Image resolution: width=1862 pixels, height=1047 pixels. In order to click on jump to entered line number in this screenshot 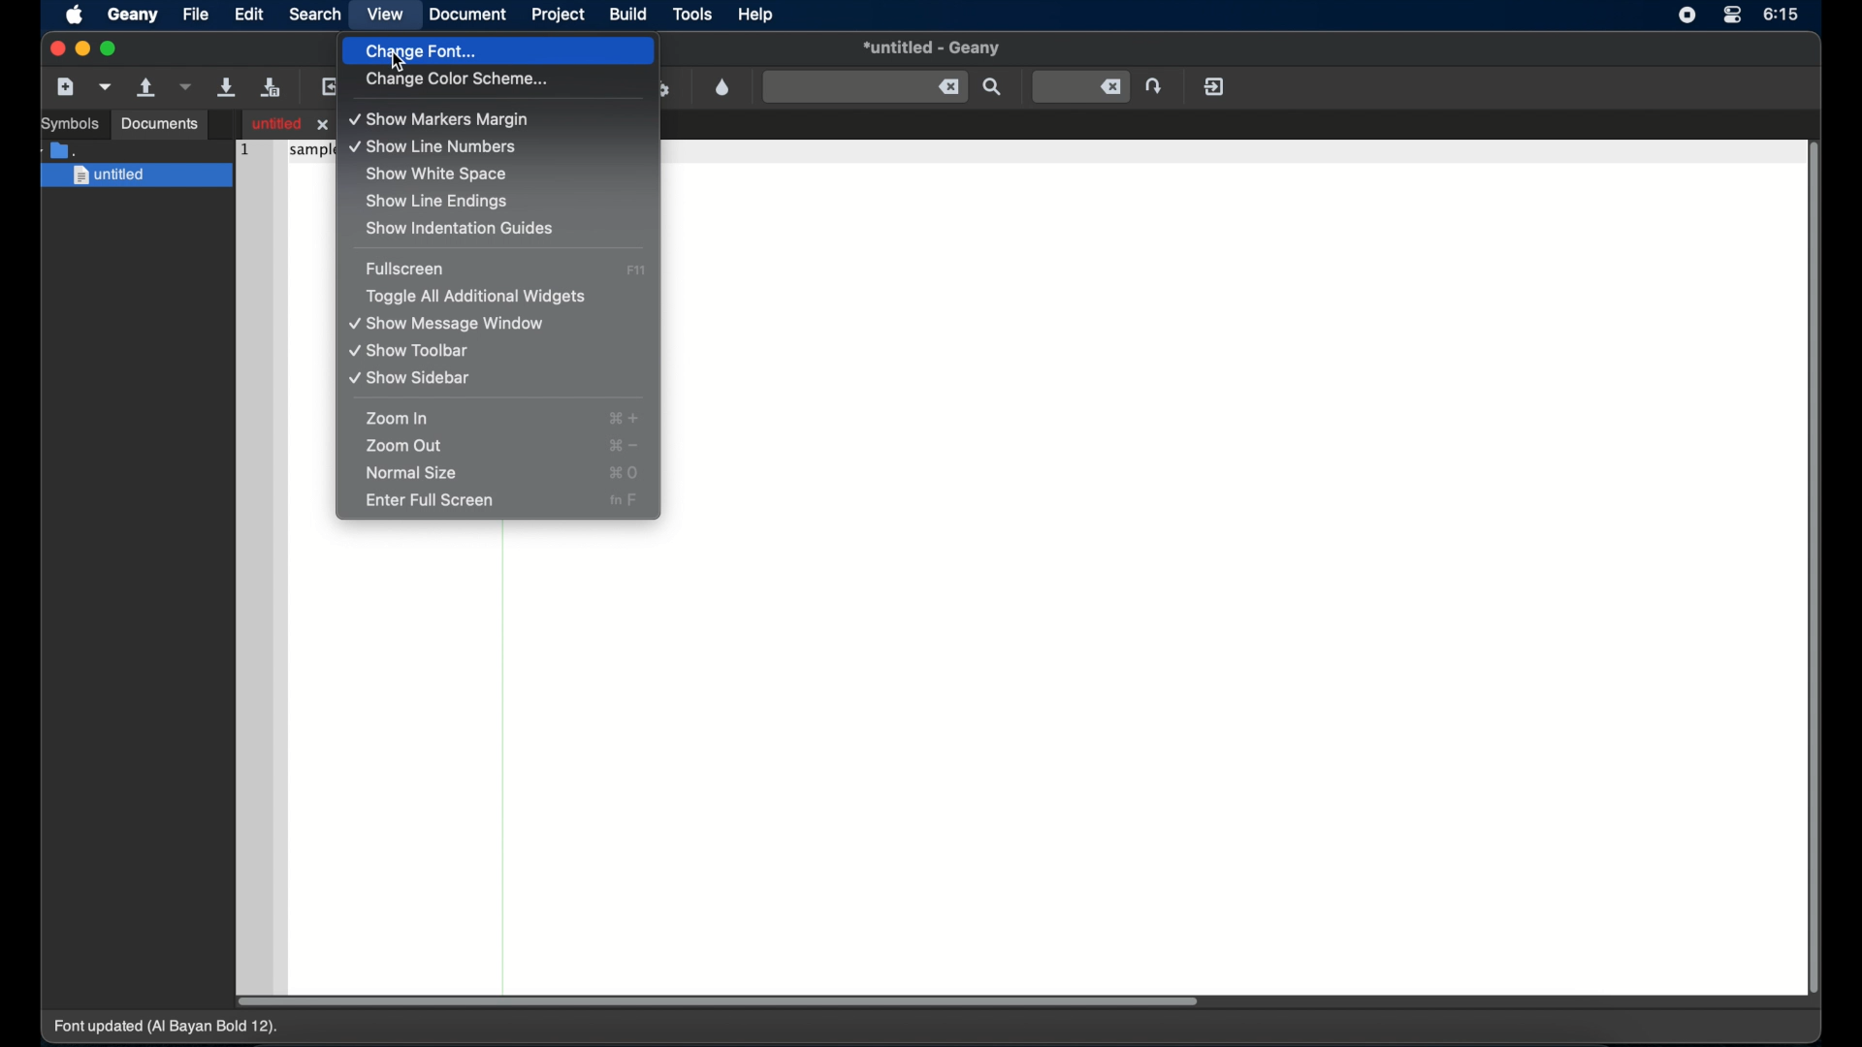, I will do `click(1157, 85)`.